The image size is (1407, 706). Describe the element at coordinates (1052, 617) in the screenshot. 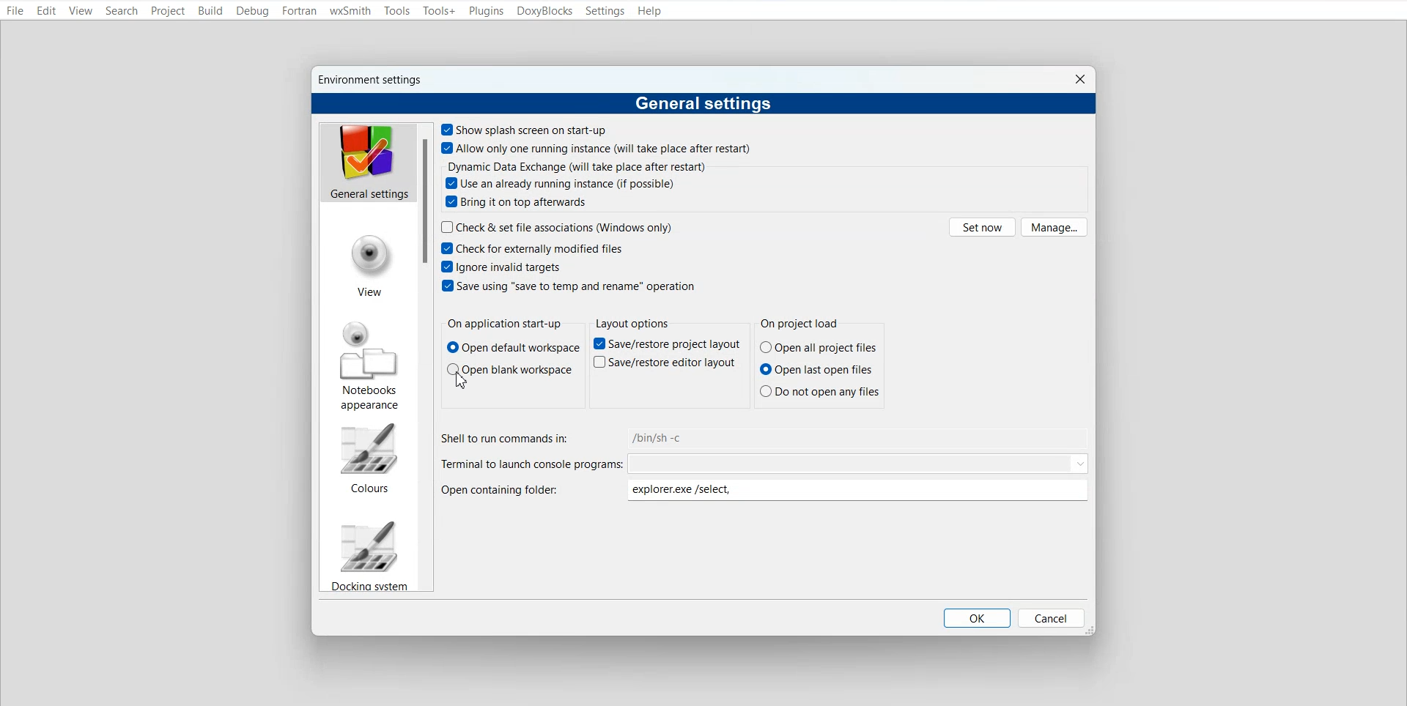

I see `Cancel` at that location.